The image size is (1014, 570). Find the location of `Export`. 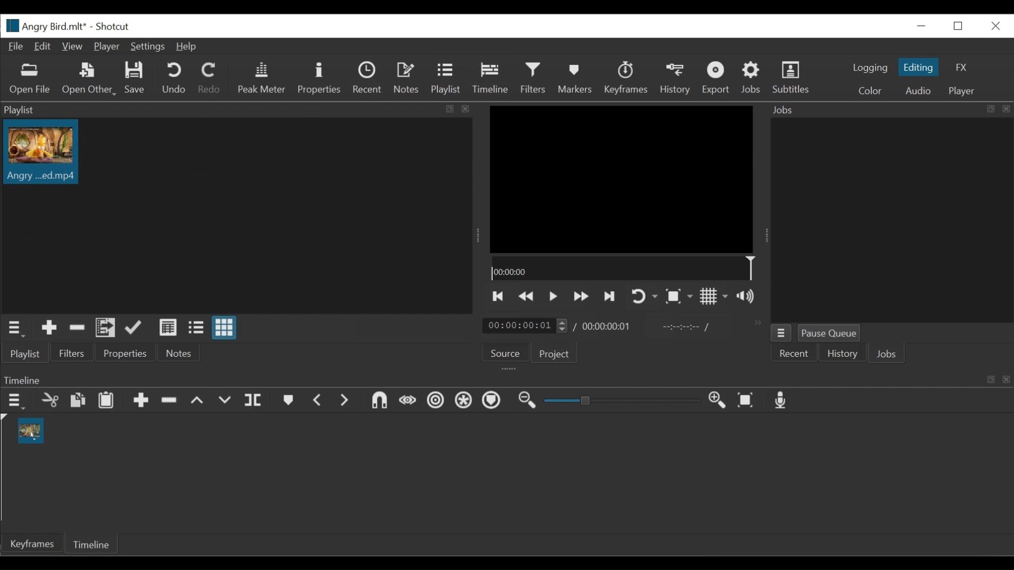

Export is located at coordinates (716, 79).